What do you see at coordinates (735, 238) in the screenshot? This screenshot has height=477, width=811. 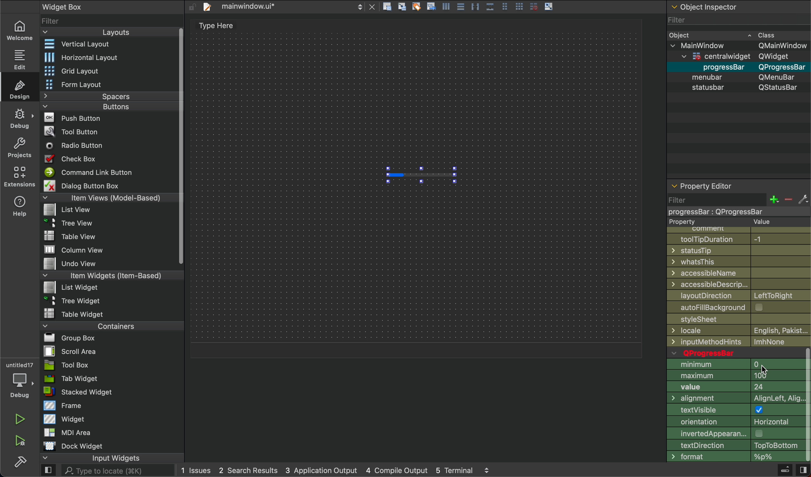 I see `tooltip duration` at bounding box center [735, 238].